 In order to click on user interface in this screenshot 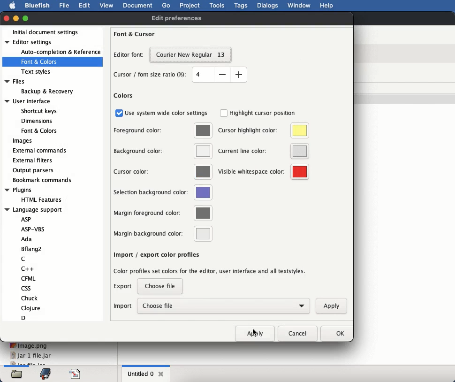, I will do `click(32, 116)`.